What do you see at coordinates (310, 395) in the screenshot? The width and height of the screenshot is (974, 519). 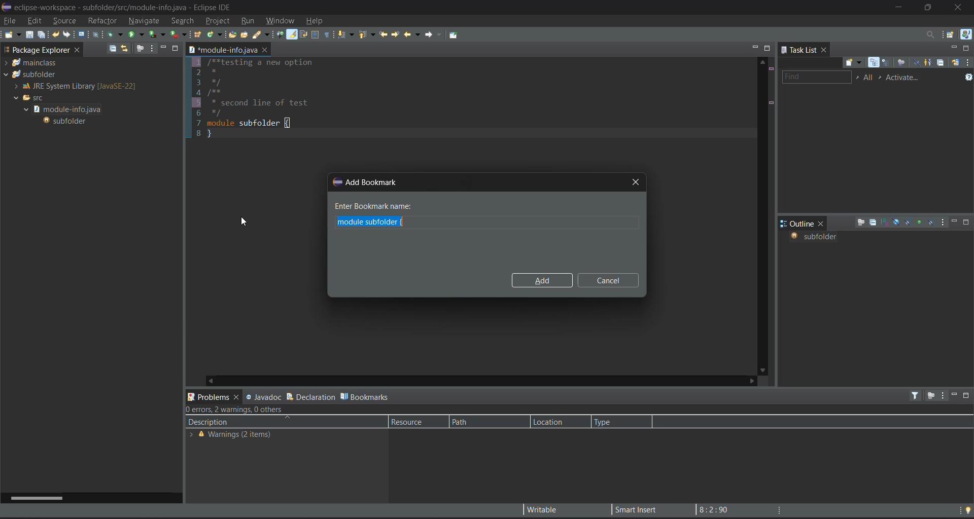 I see `declaration` at bounding box center [310, 395].